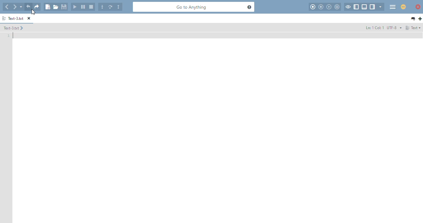 The height and width of the screenshot is (223, 423). What do you see at coordinates (356, 7) in the screenshot?
I see `show/hide left pane` at bounding box center [356, 7].